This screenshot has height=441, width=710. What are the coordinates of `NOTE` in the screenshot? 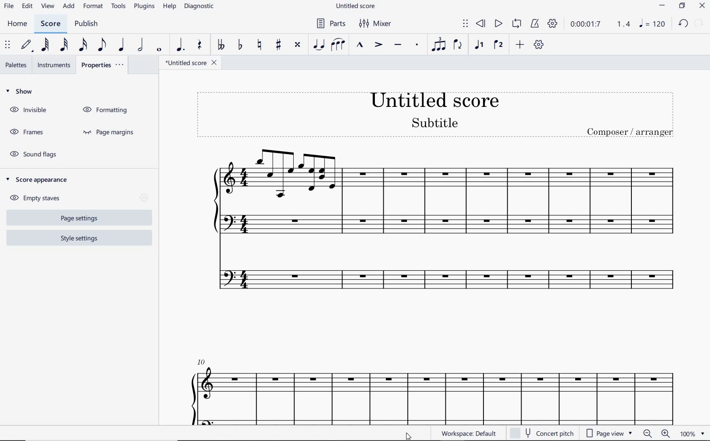 It's located at (652, 24).